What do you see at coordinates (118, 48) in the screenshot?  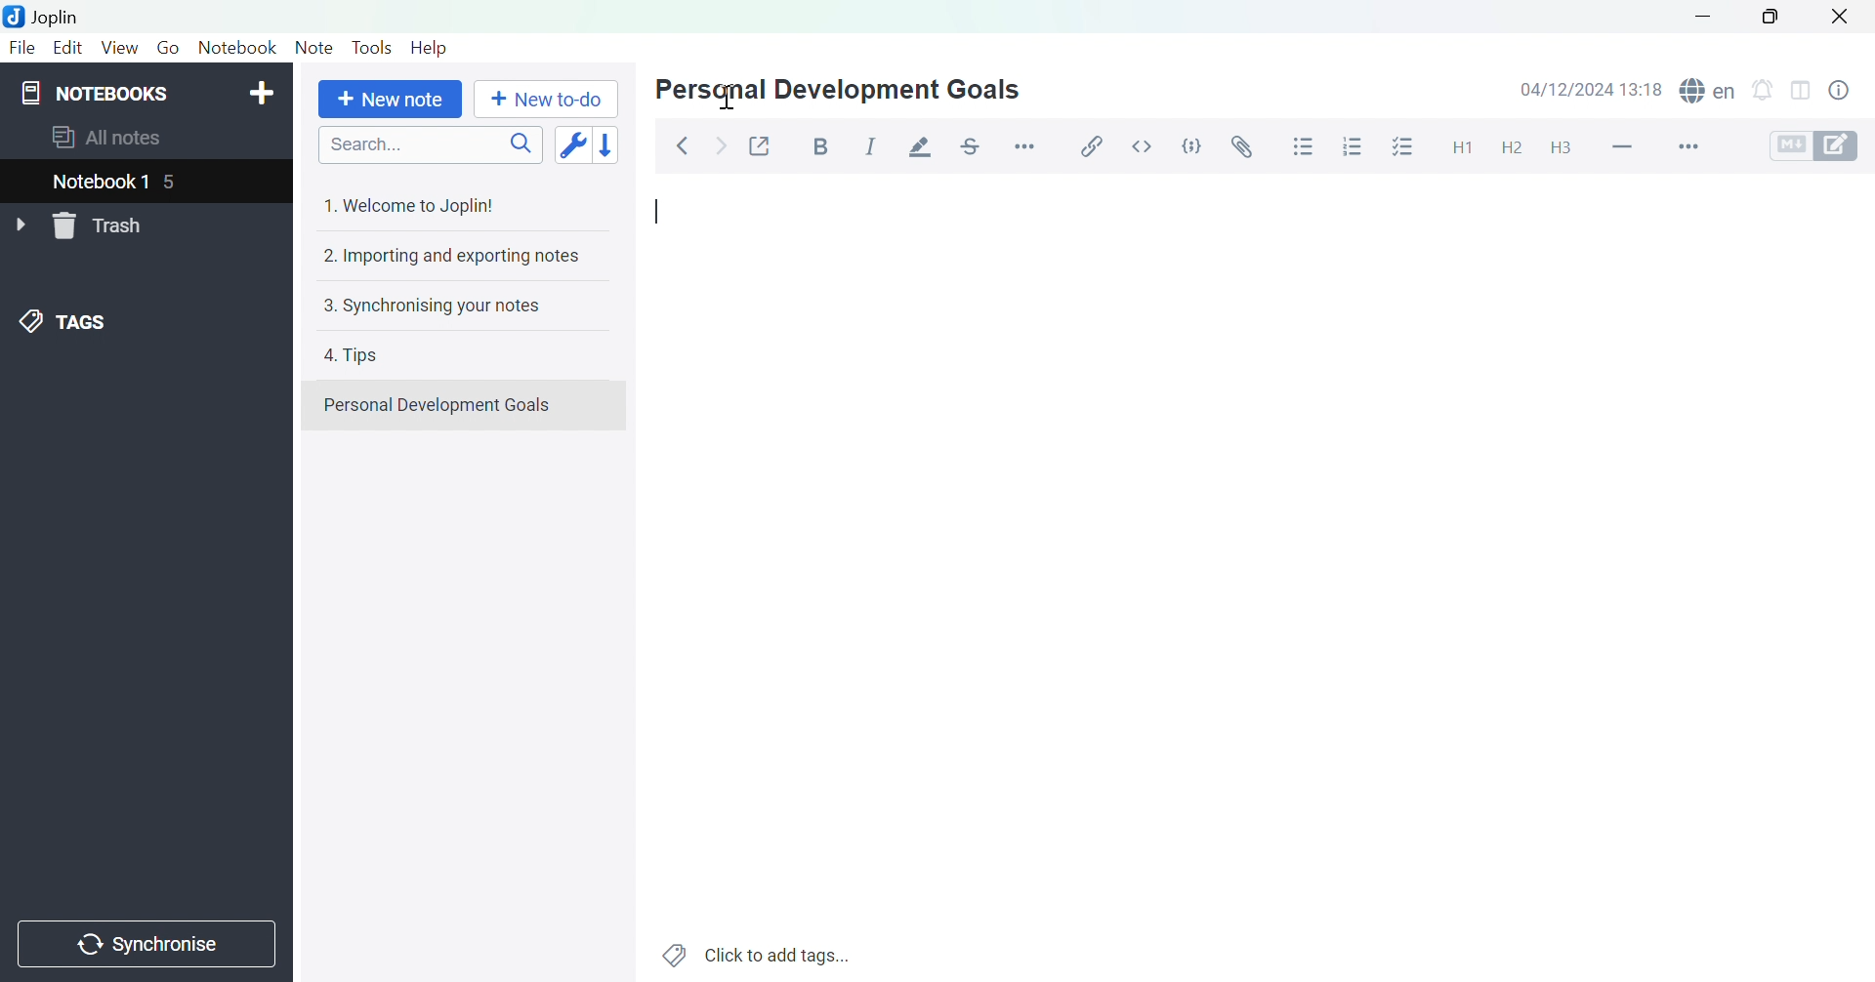 I see `View` at bounding box center [118, 48].